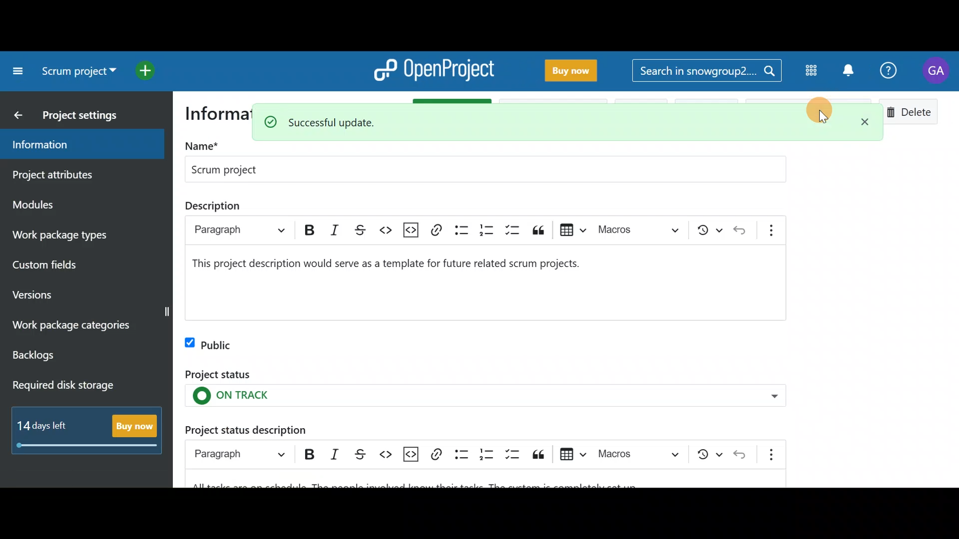 This screenshot has height=539, width=959. What do you see at coordinates (436, 455) in the screenshot?
I see `Link` at bounding box center [436, 455].